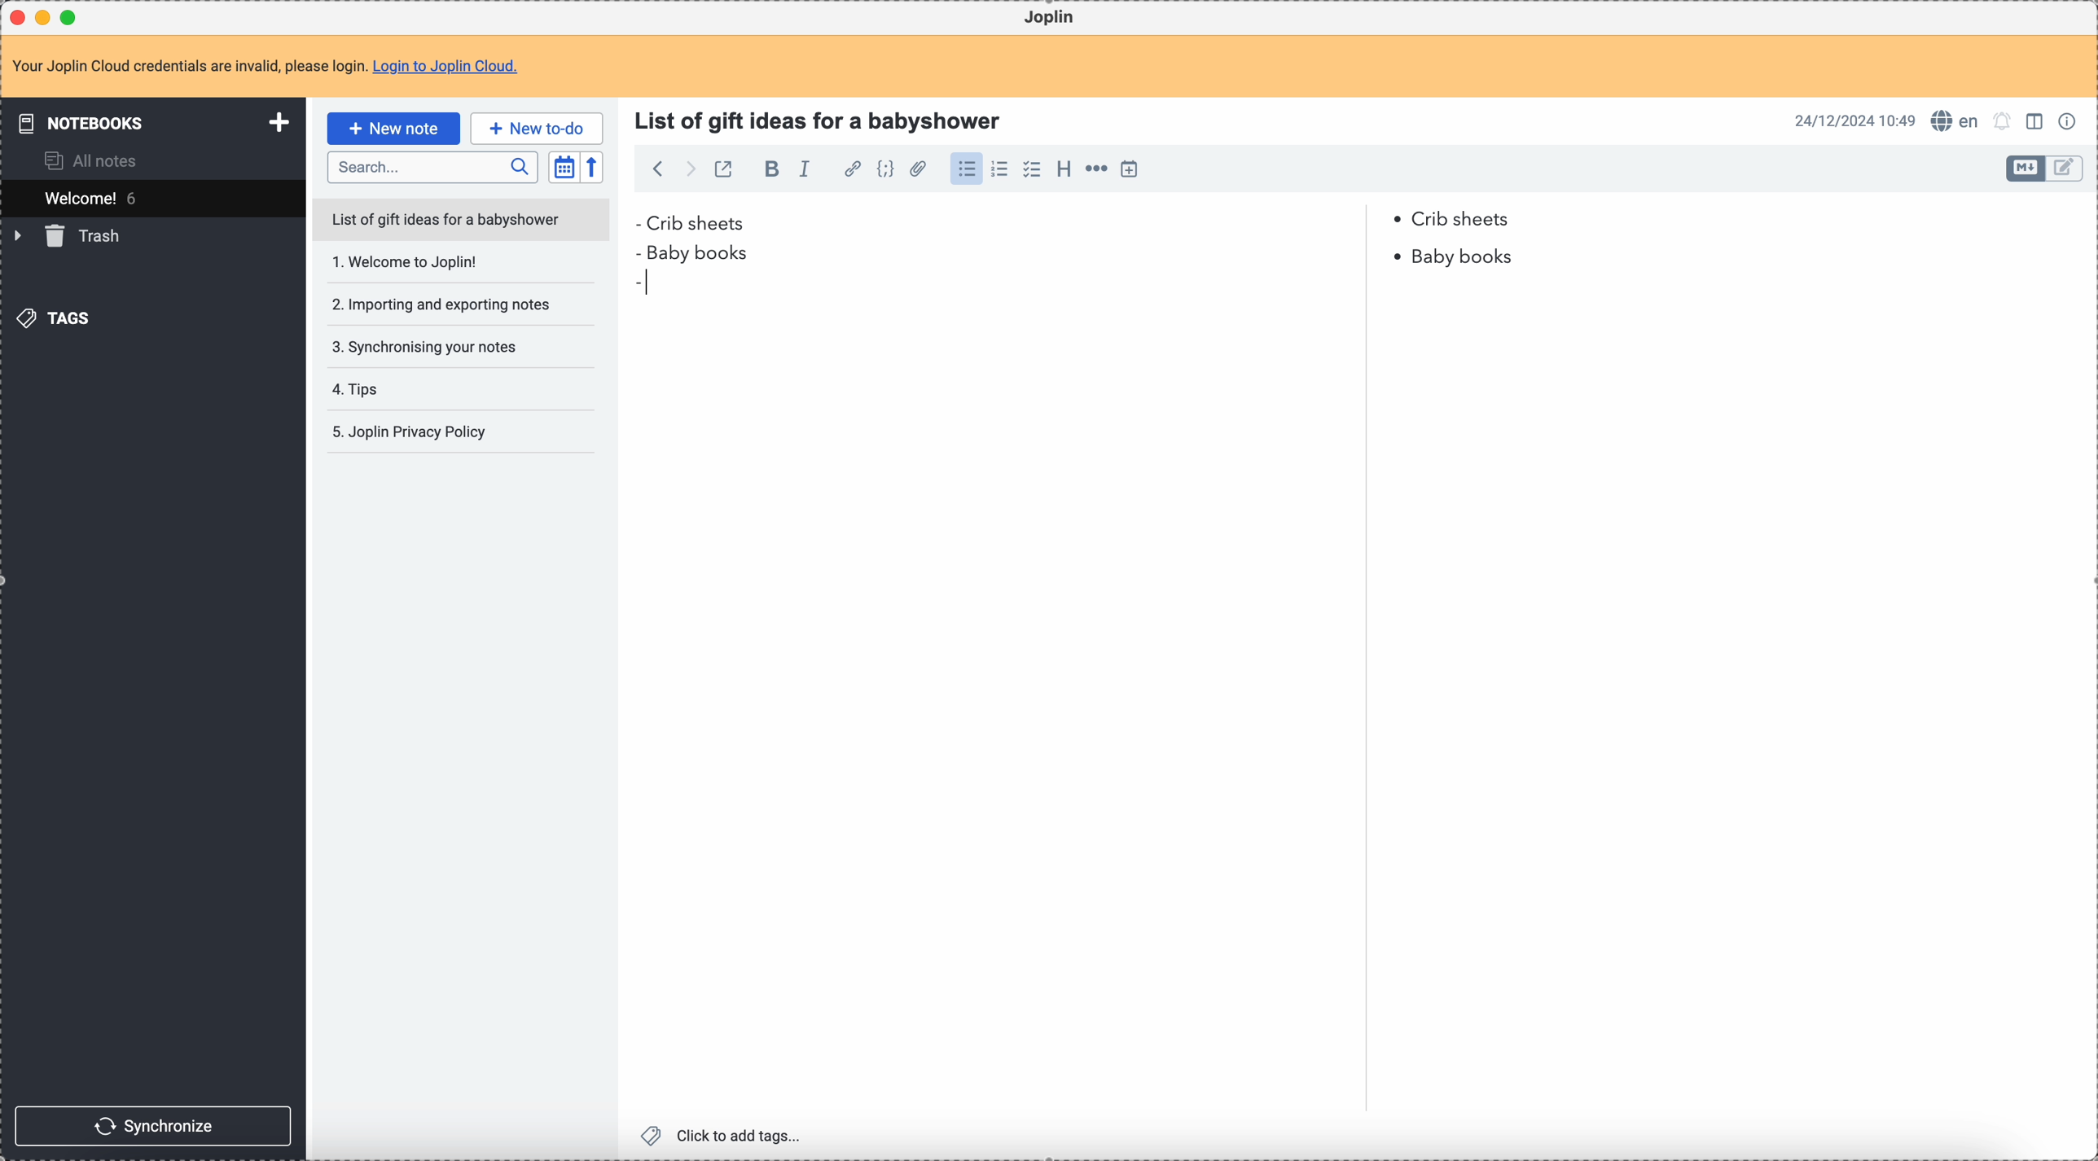  I want to click on importing and exporting notes, so click(441, 304).